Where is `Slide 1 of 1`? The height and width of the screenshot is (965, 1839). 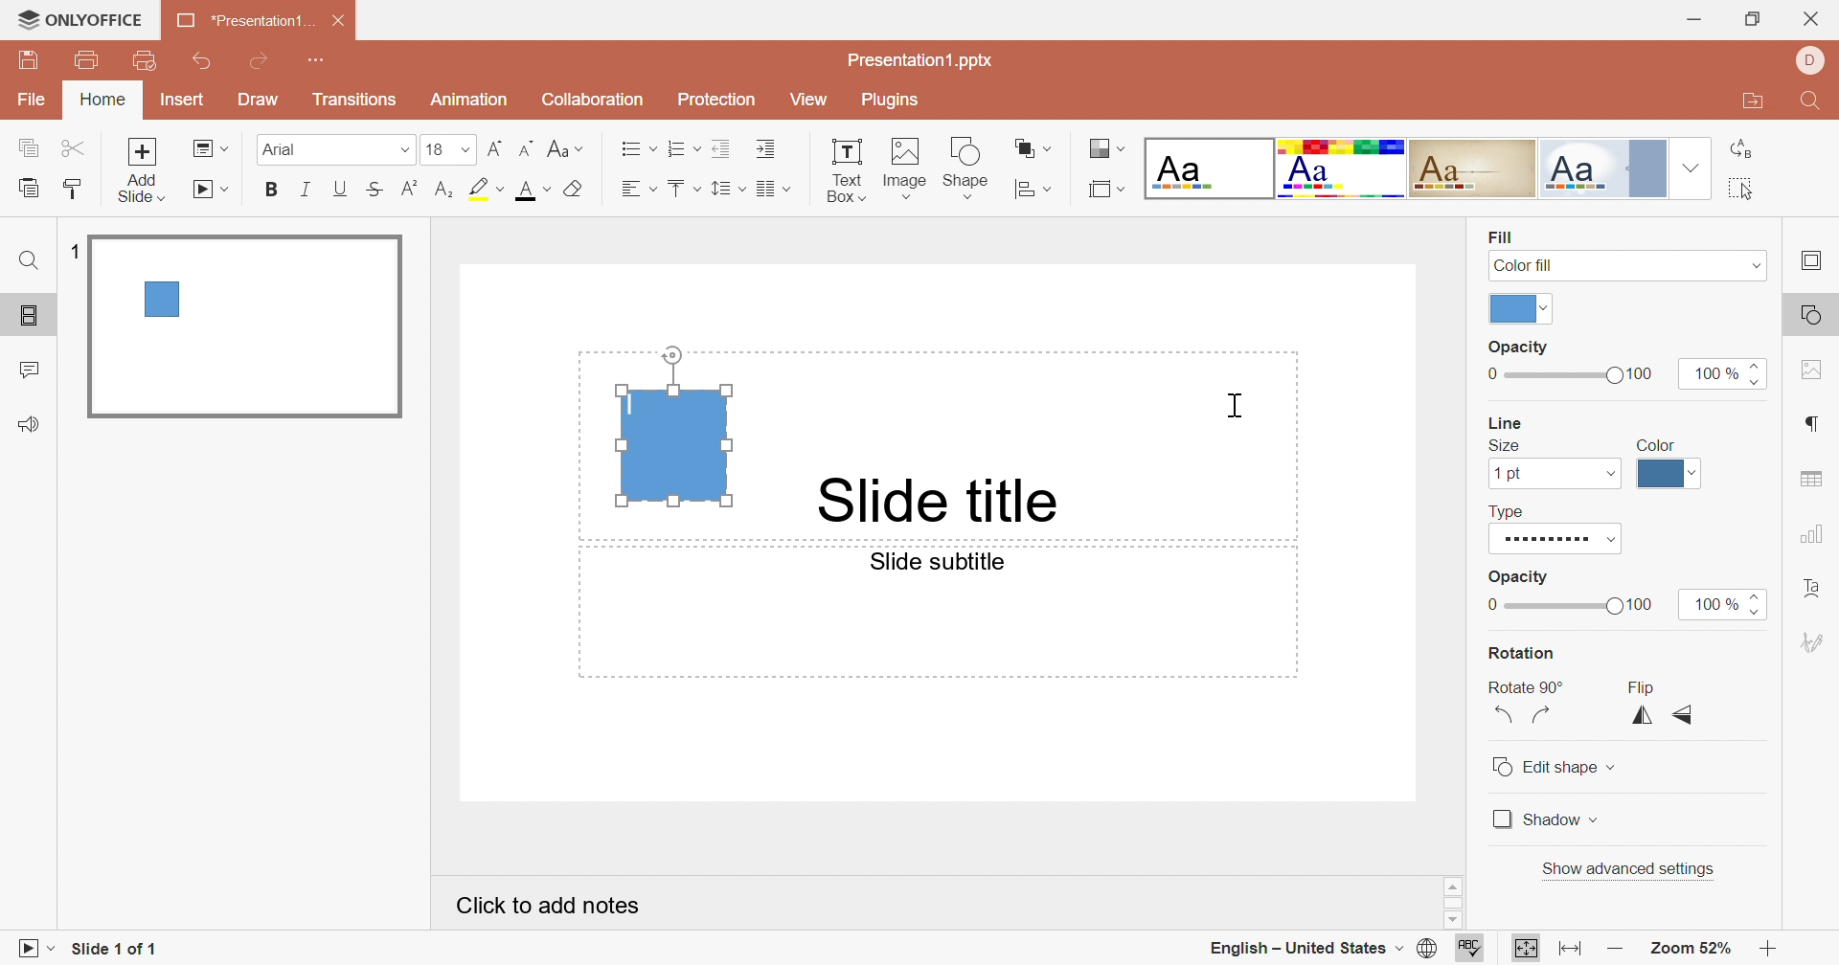 Slide 1 of 1 is located at coordinates (118, 949).